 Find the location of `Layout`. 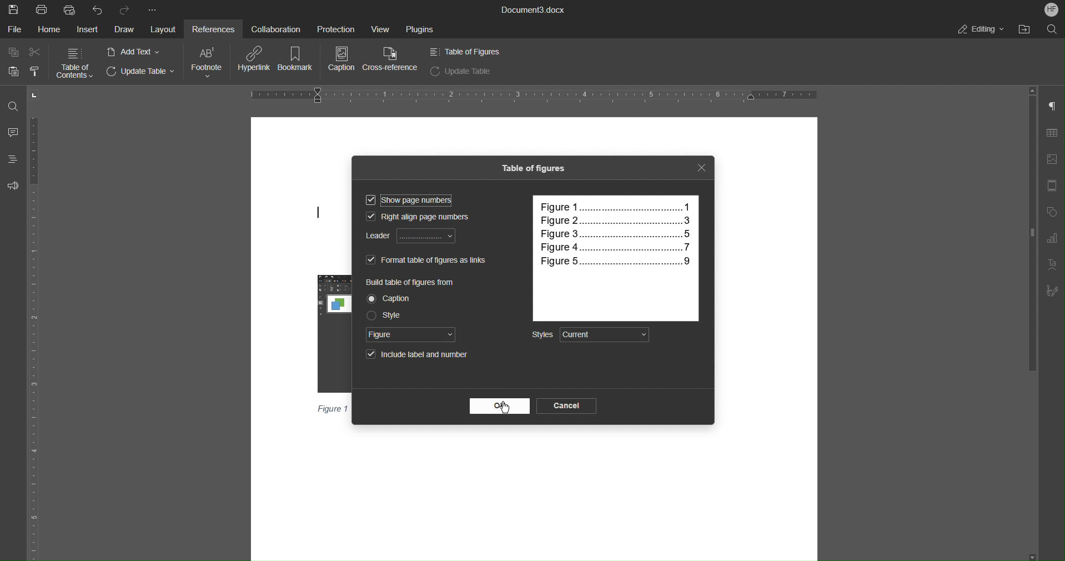

Layout is located at coordinates (163, 29).